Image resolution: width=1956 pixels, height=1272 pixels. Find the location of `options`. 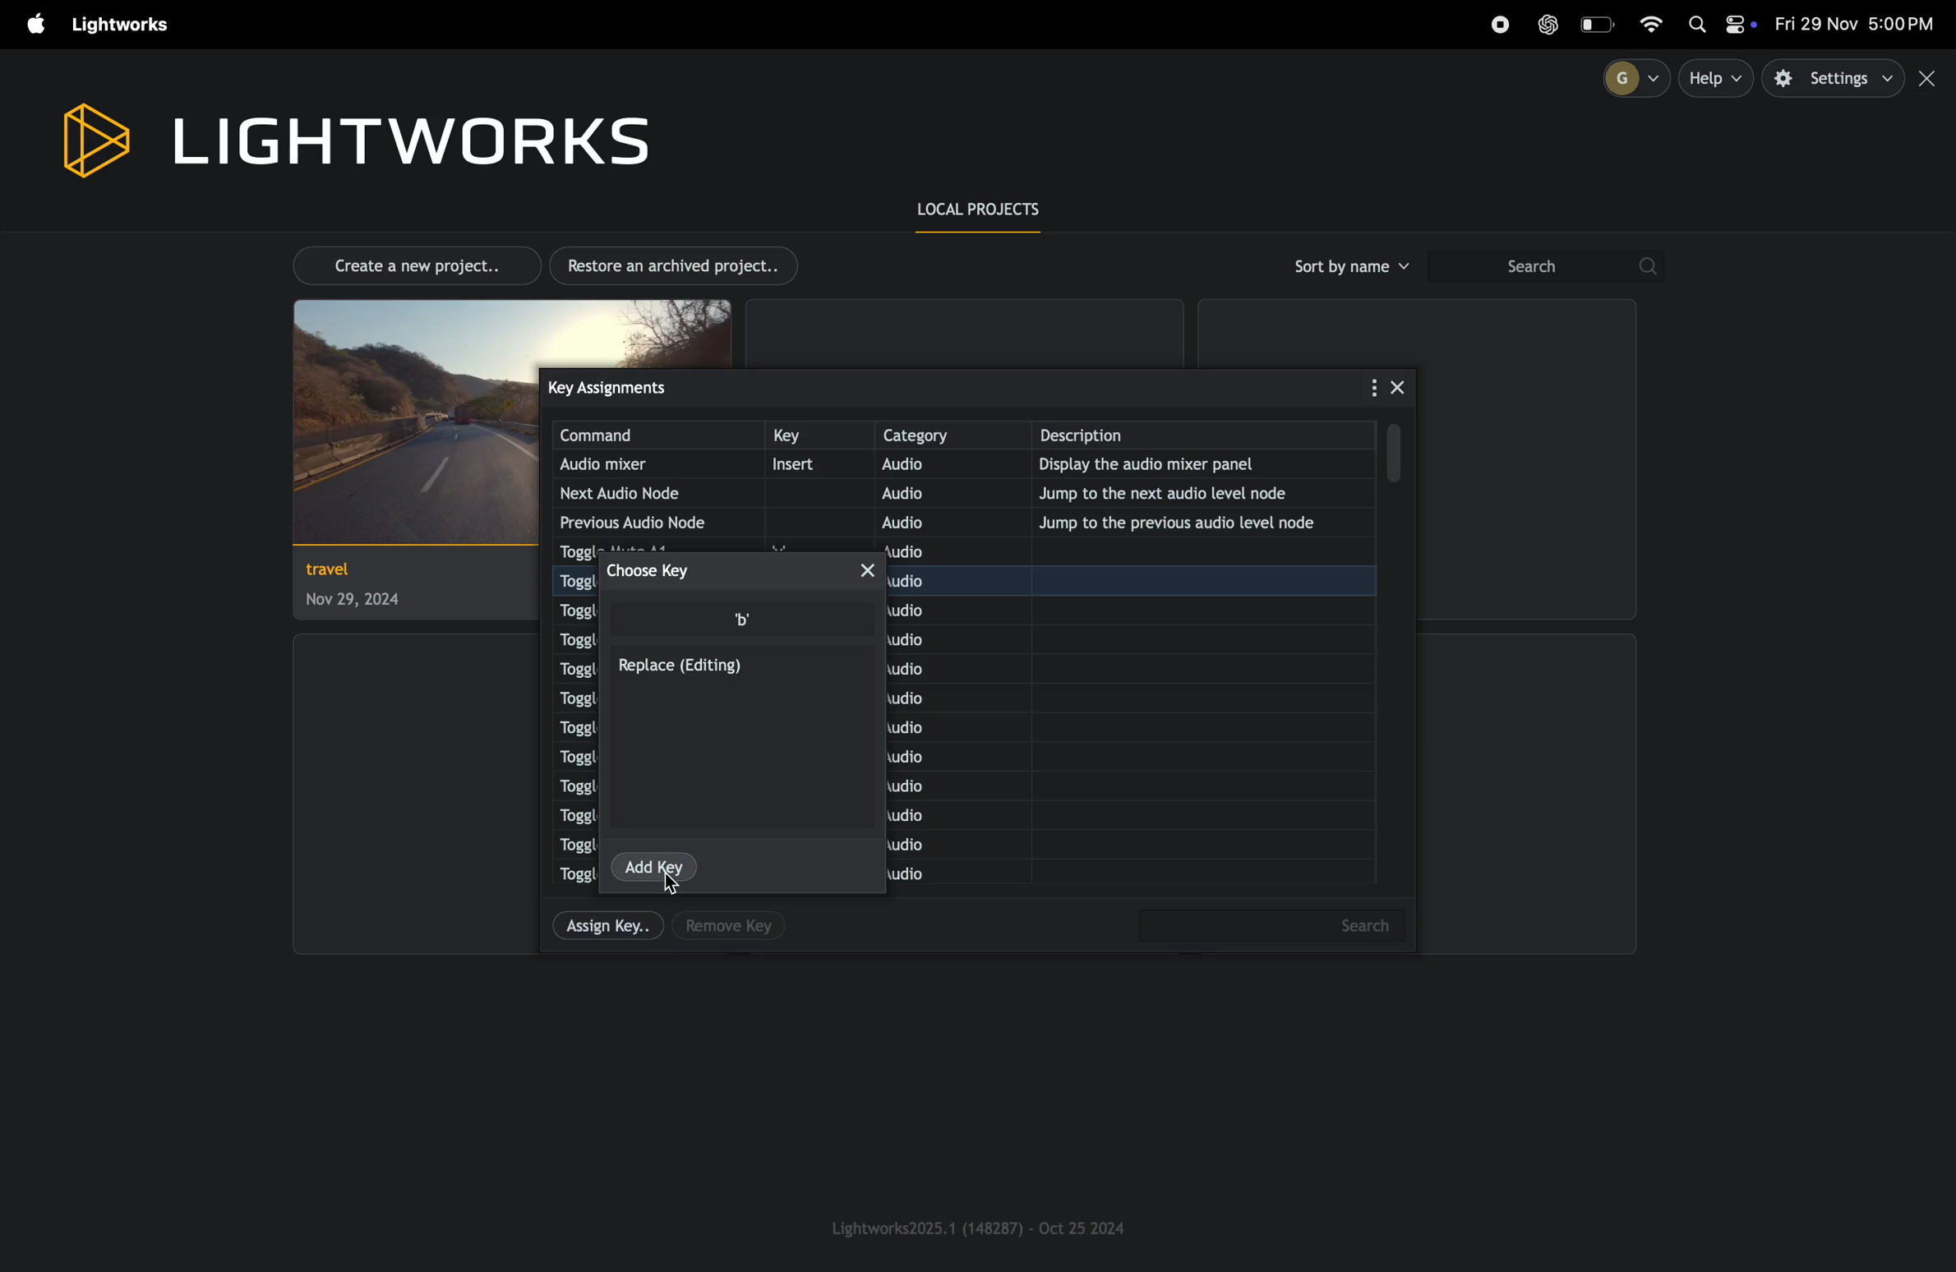

options is located at coordinates (1359, 385).